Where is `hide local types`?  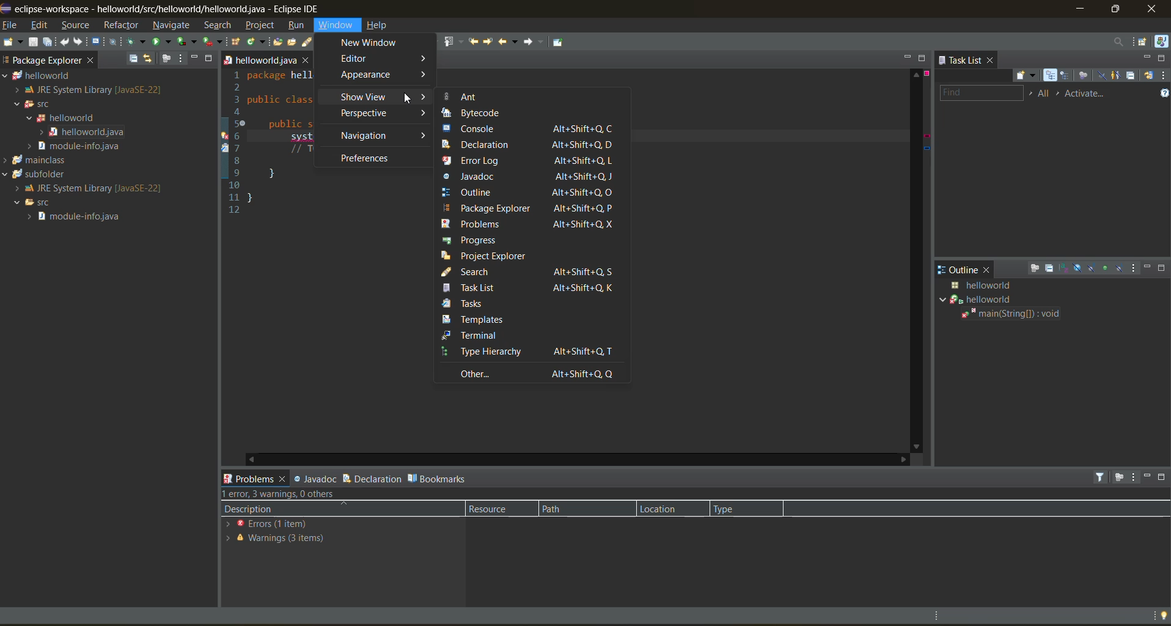
hide local types is located at coordinates (1120, 267).